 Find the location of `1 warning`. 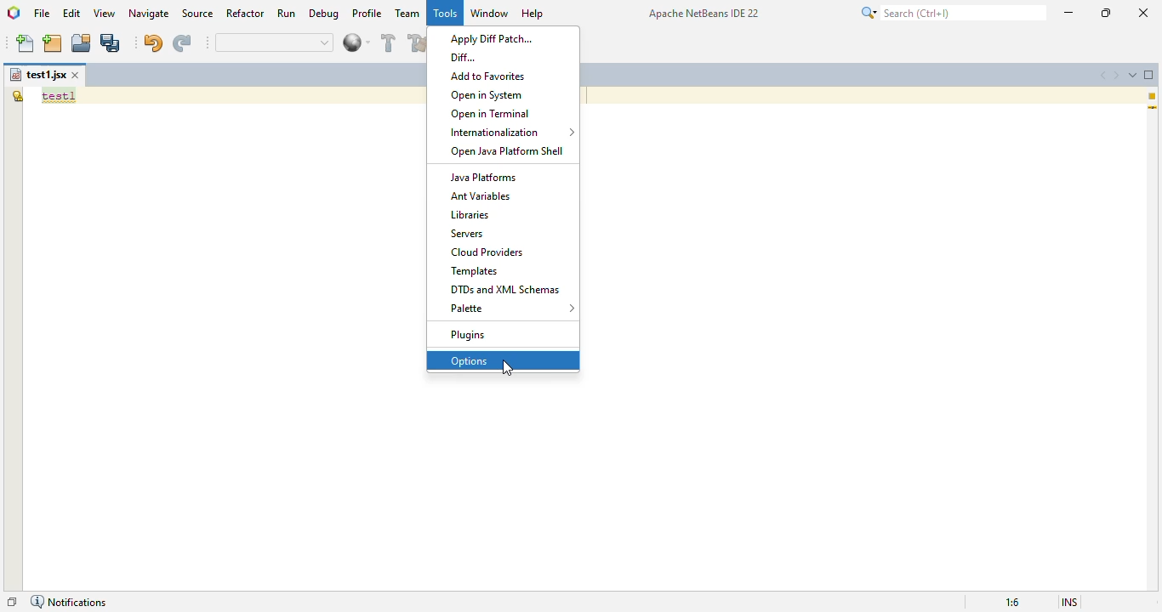

1 warning is located at coordinates (1154, 96).